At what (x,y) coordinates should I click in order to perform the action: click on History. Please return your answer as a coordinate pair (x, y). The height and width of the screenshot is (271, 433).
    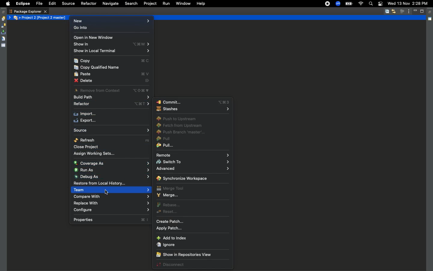
    Looking at the image, I should click on (3, 19).